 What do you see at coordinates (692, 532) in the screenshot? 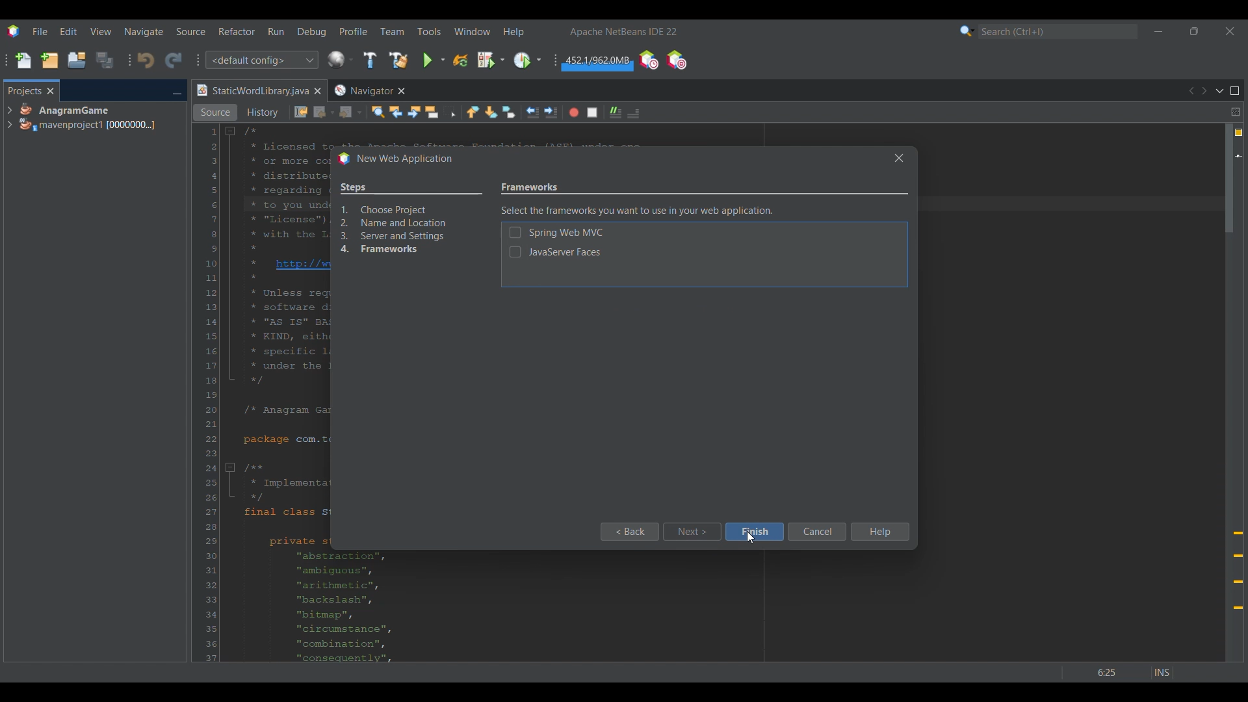
I see `Next highlighted by cursor` at bounding box center [692, 532].